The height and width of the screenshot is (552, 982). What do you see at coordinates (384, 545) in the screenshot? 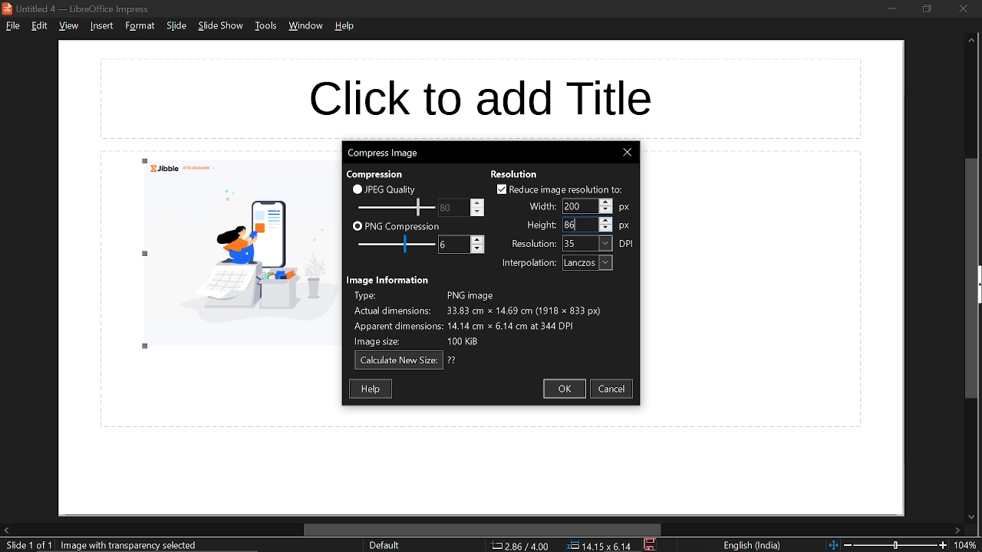
I see `slide style` at bounding box center [384, 545].